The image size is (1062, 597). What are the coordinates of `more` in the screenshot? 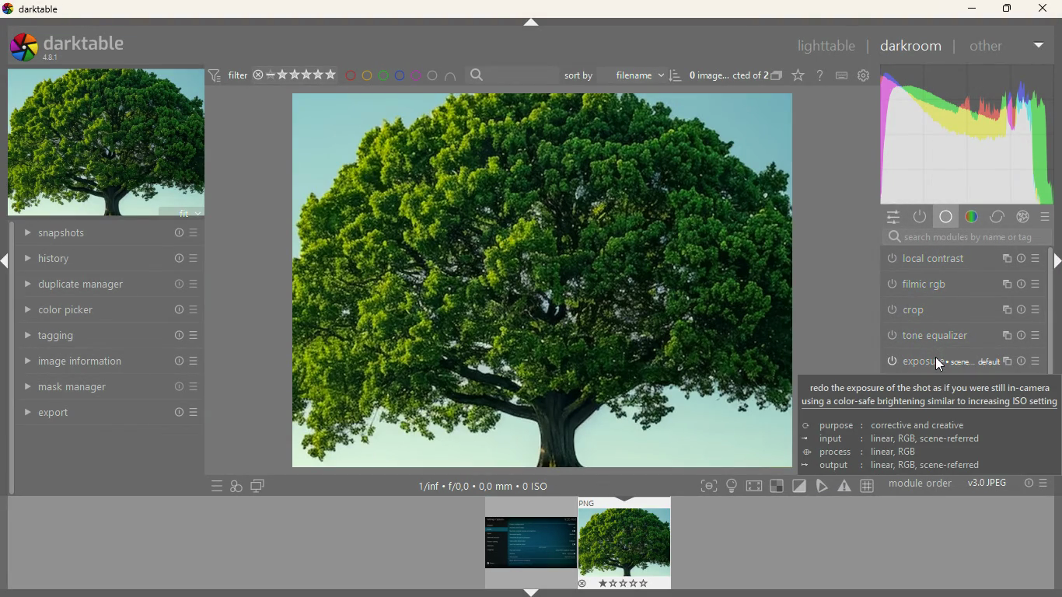 It's located at (1042, 46).